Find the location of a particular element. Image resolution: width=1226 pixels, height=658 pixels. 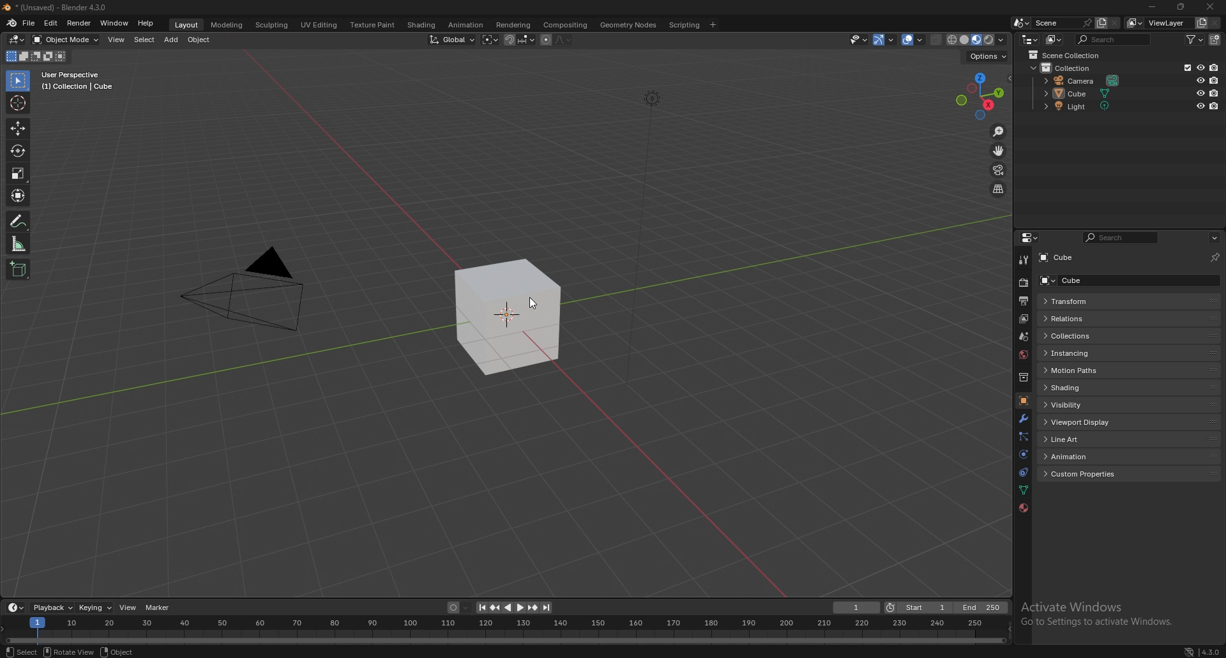

scripting is located at coordinates (684, 25).